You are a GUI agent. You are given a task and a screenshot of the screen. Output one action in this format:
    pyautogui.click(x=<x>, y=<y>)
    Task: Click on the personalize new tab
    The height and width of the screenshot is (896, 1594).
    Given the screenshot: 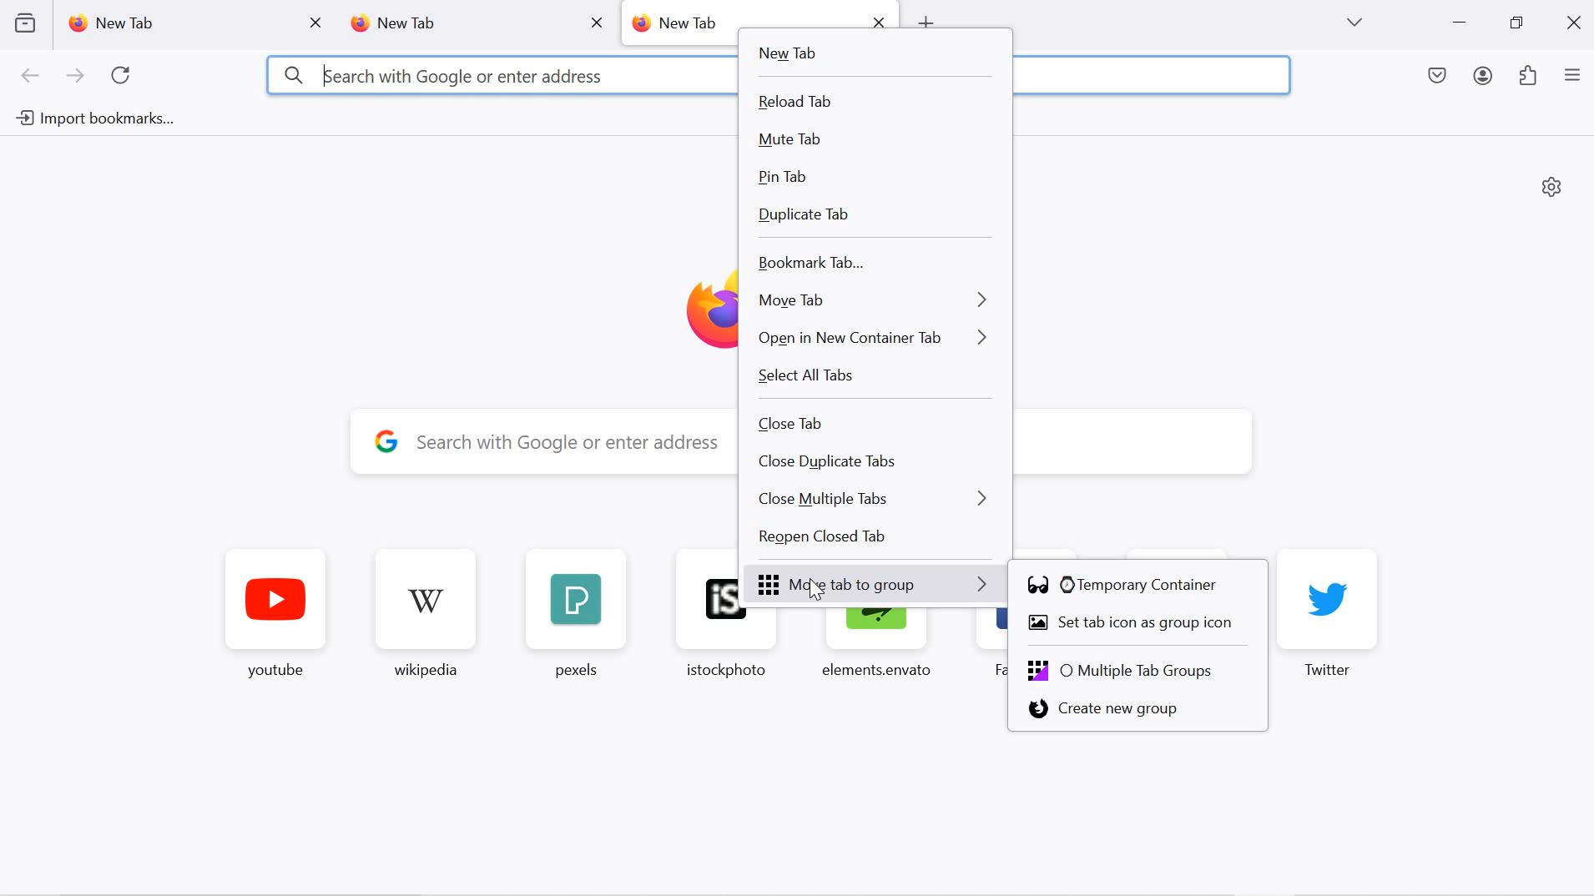 What is the action you would take?
    pyautogui.click(x=1552, y=186)
    